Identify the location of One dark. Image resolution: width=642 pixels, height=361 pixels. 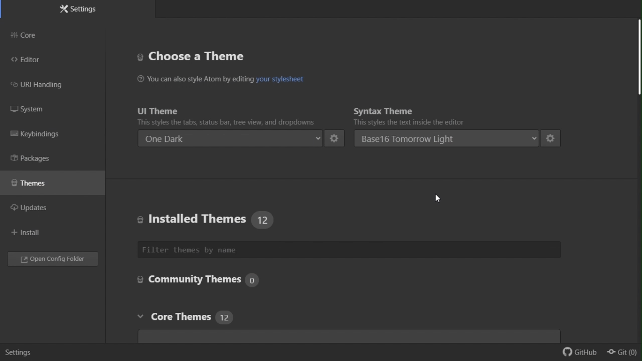
(232, 138).